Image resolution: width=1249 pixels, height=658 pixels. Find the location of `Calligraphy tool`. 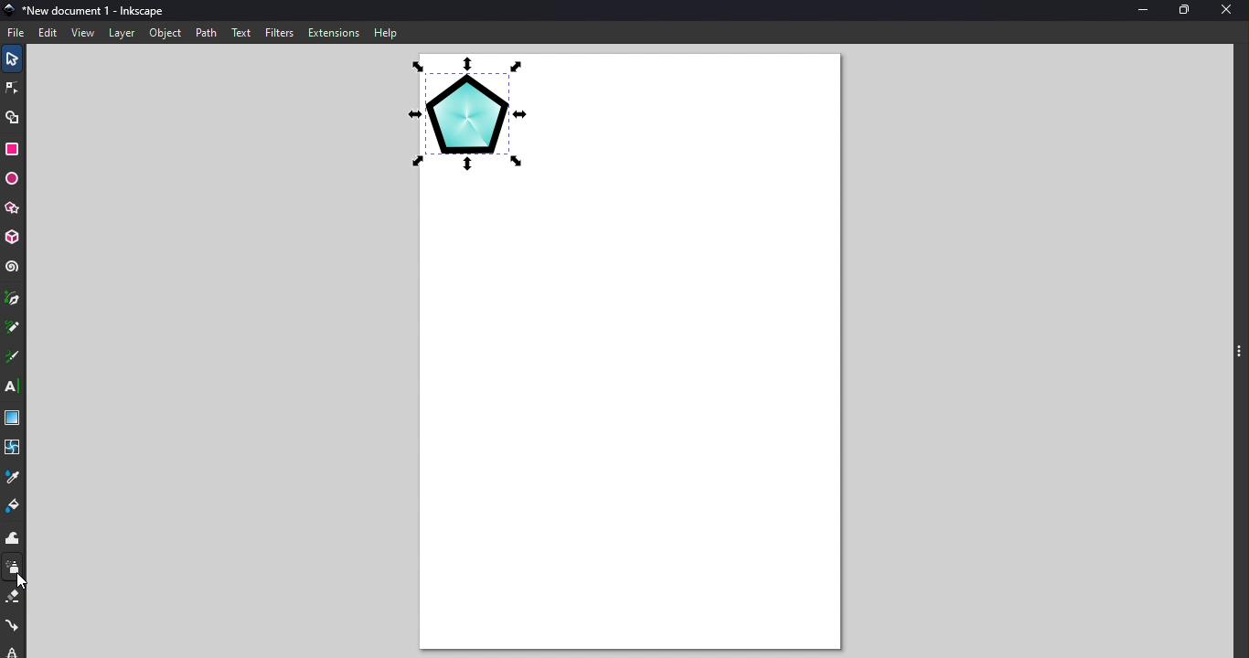

Calligraphy tool is located at coordinates (12, 356).